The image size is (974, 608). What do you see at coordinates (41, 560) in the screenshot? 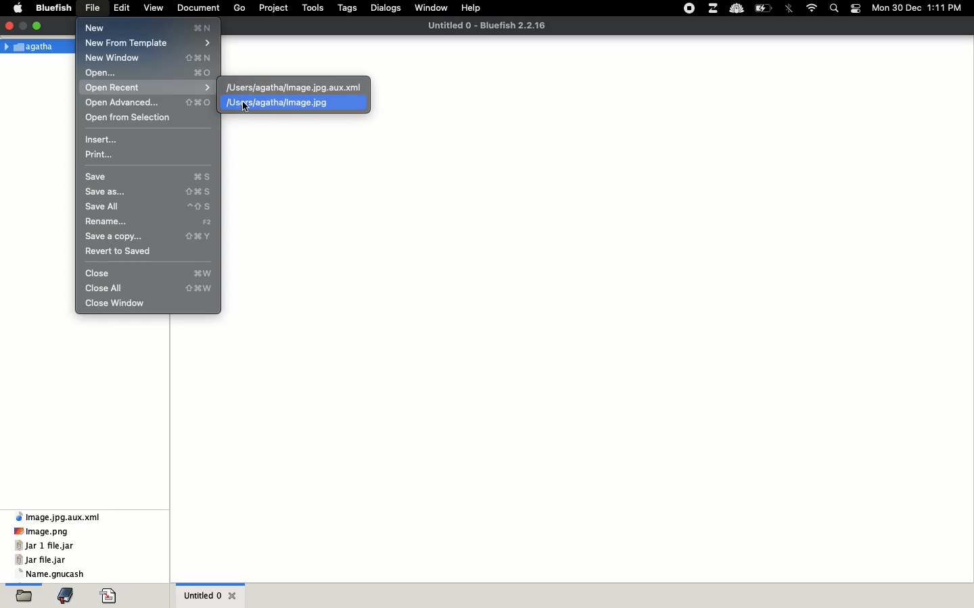
I see `jar file.jar` at bounding box center [41, 560].